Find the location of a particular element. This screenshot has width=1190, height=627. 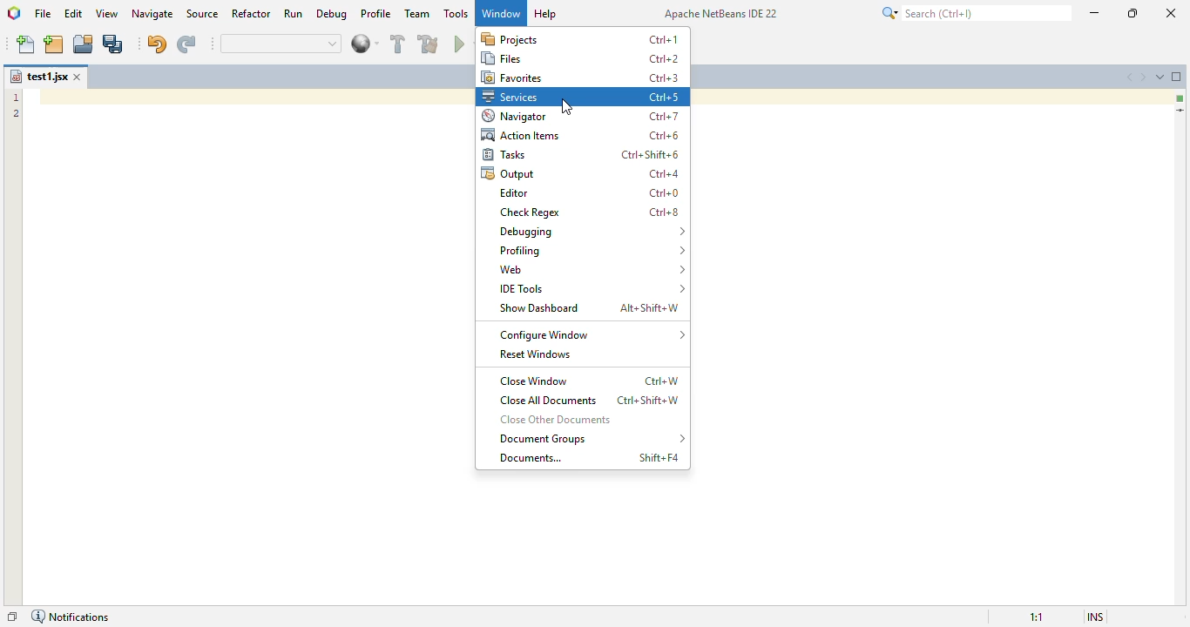

navigate is located at coordinates (152, 13).